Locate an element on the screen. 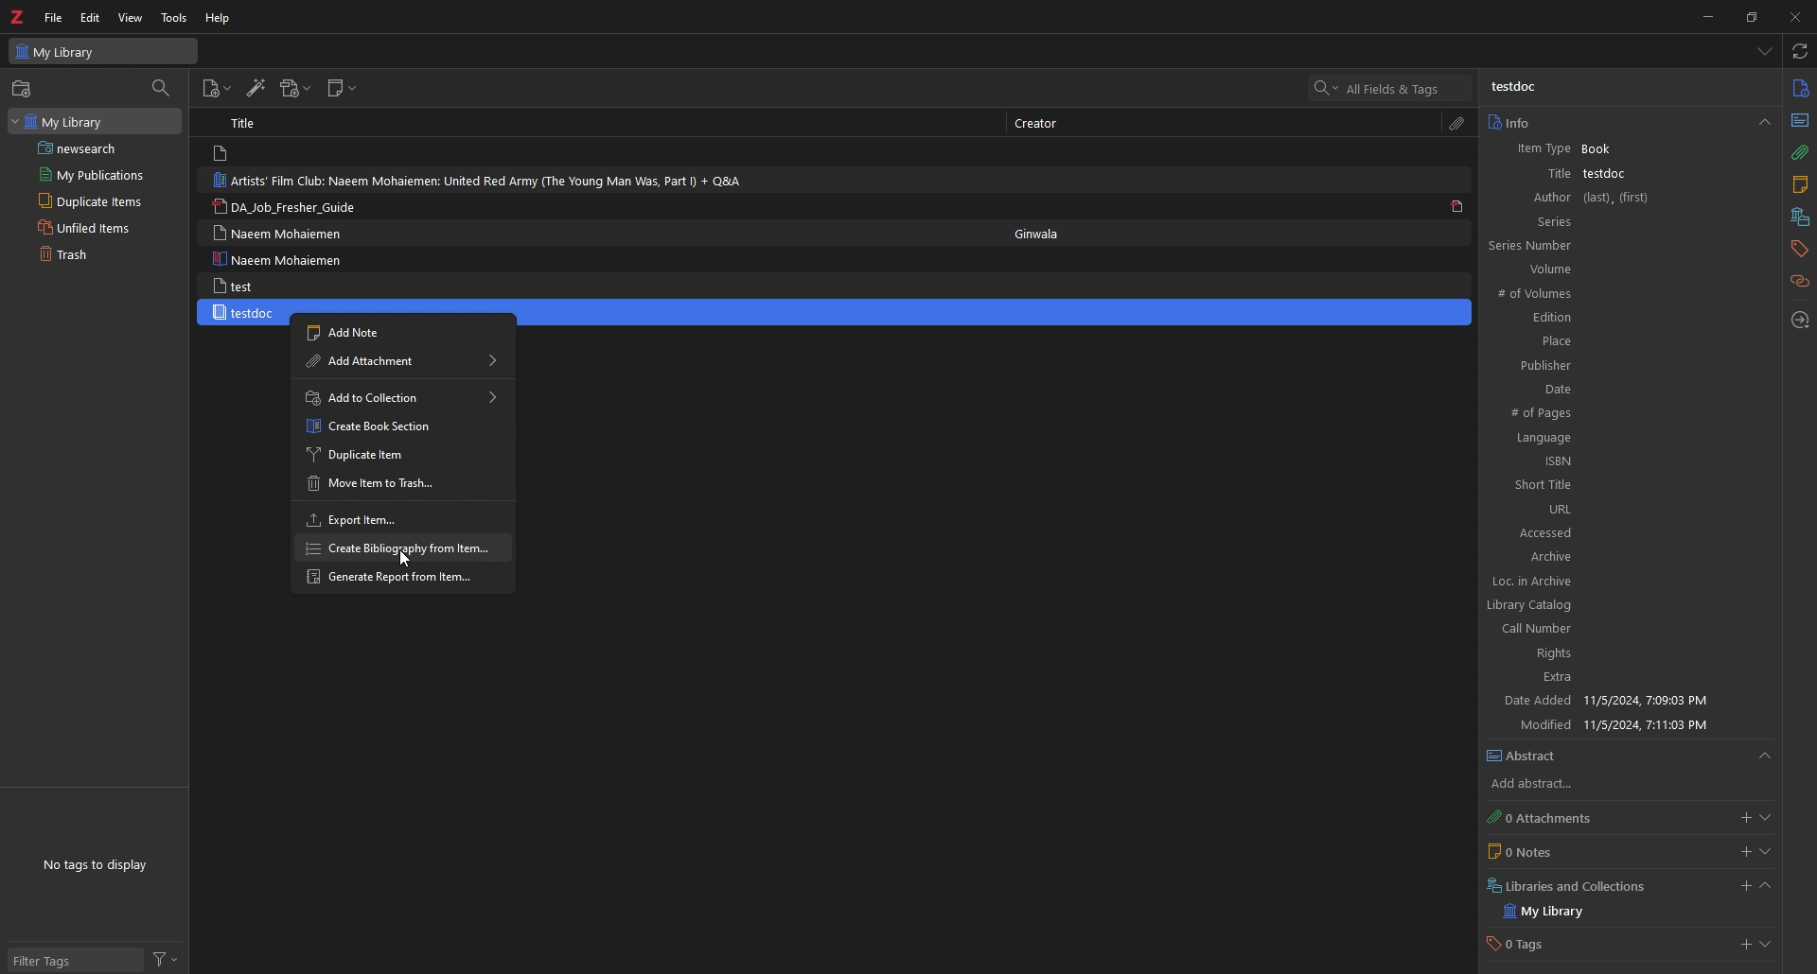 The width and height of the screenshot is (1817, 974). Creator is located at coordinates (1043, 124).